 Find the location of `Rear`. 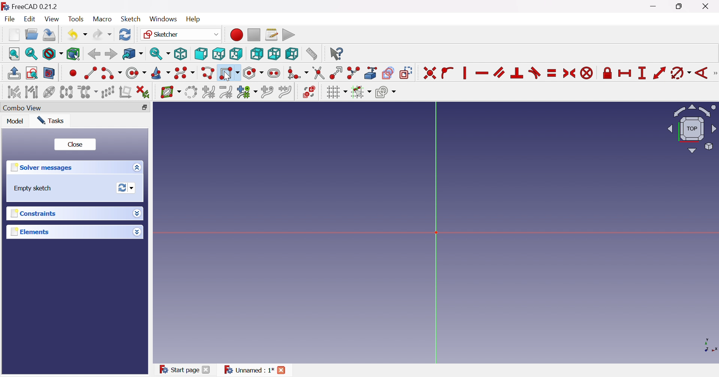

Rear is located at coordinates (257, 54).